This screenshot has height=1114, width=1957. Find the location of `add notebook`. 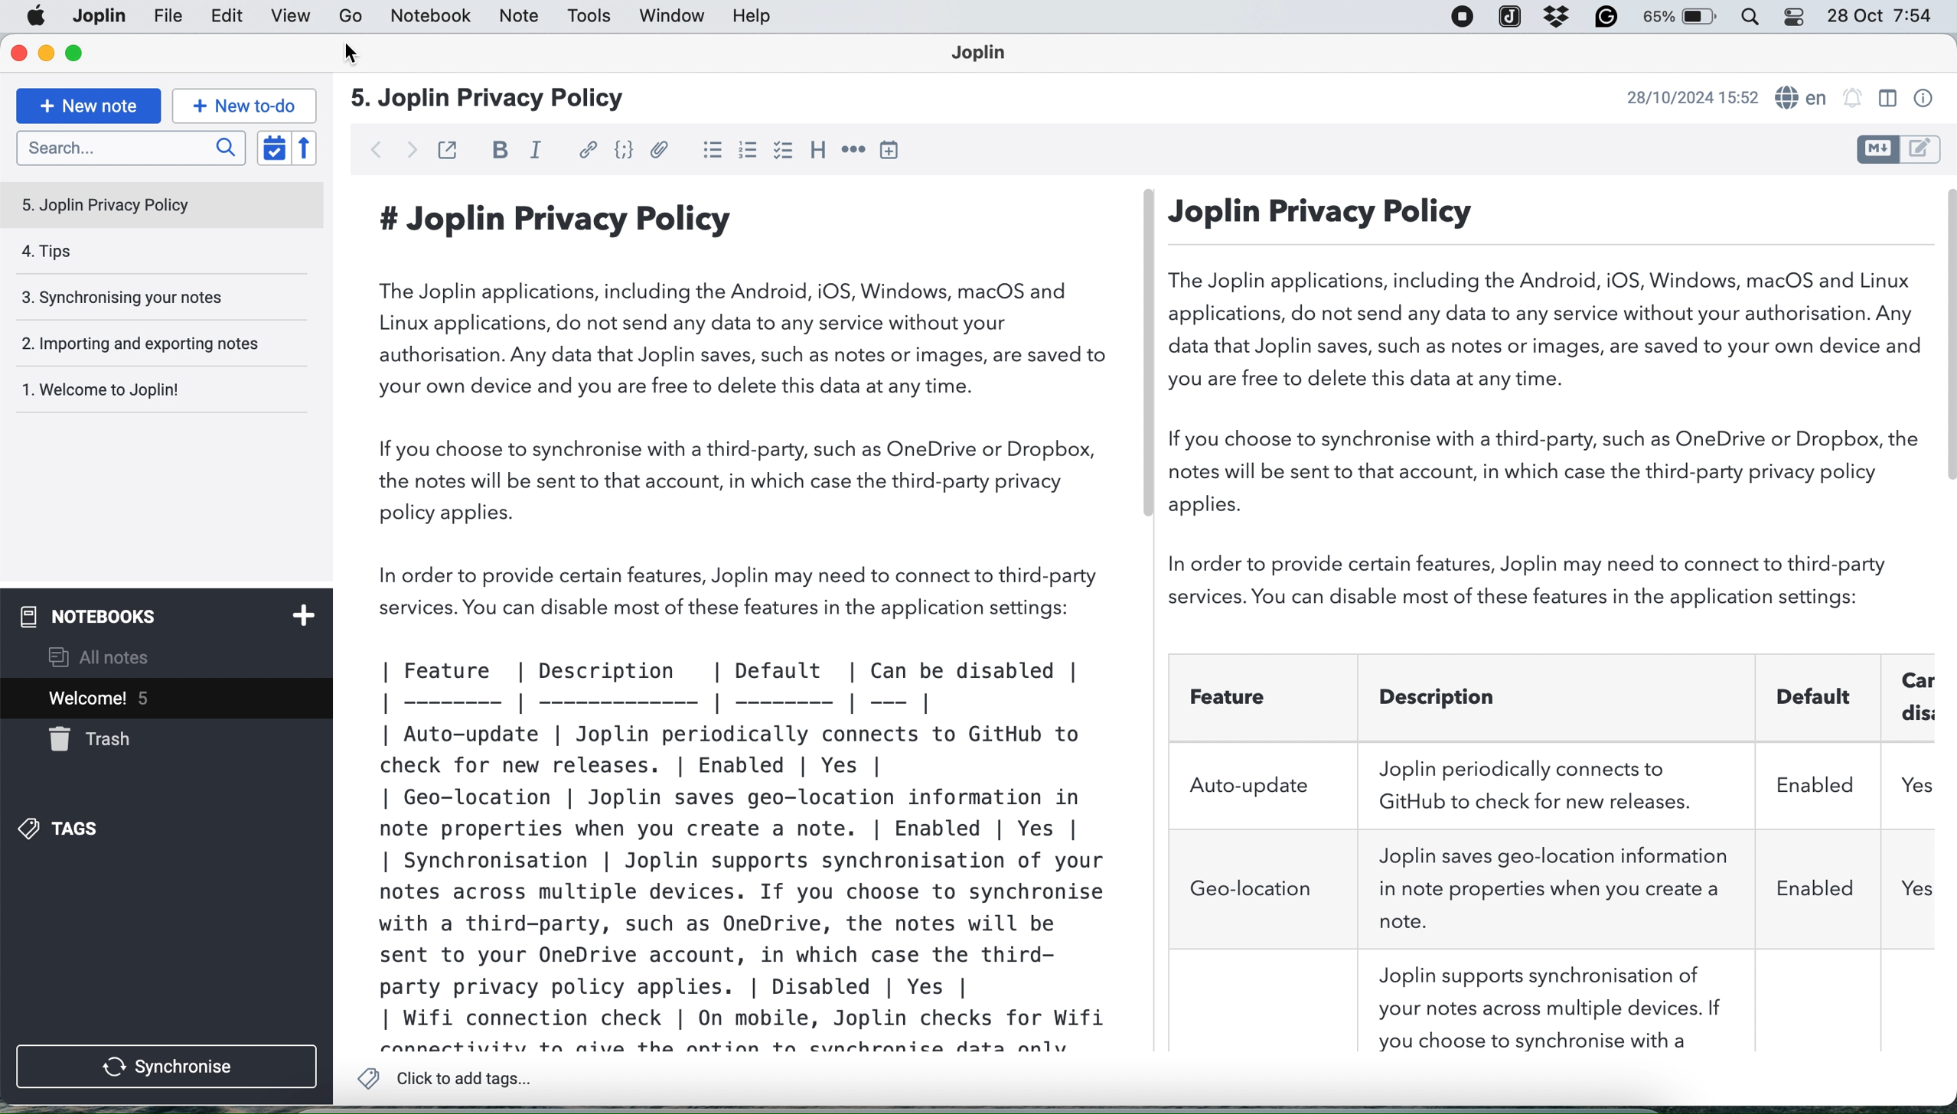

add notebook is located at coordinates (302, 620).